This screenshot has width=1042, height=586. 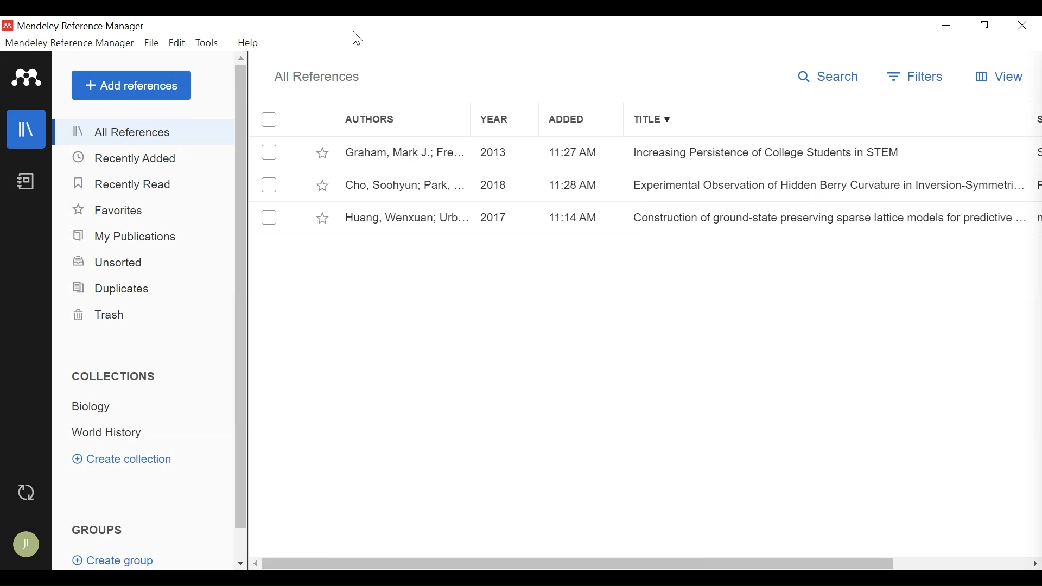 I want to click on Title, so click(x=826, y=119).